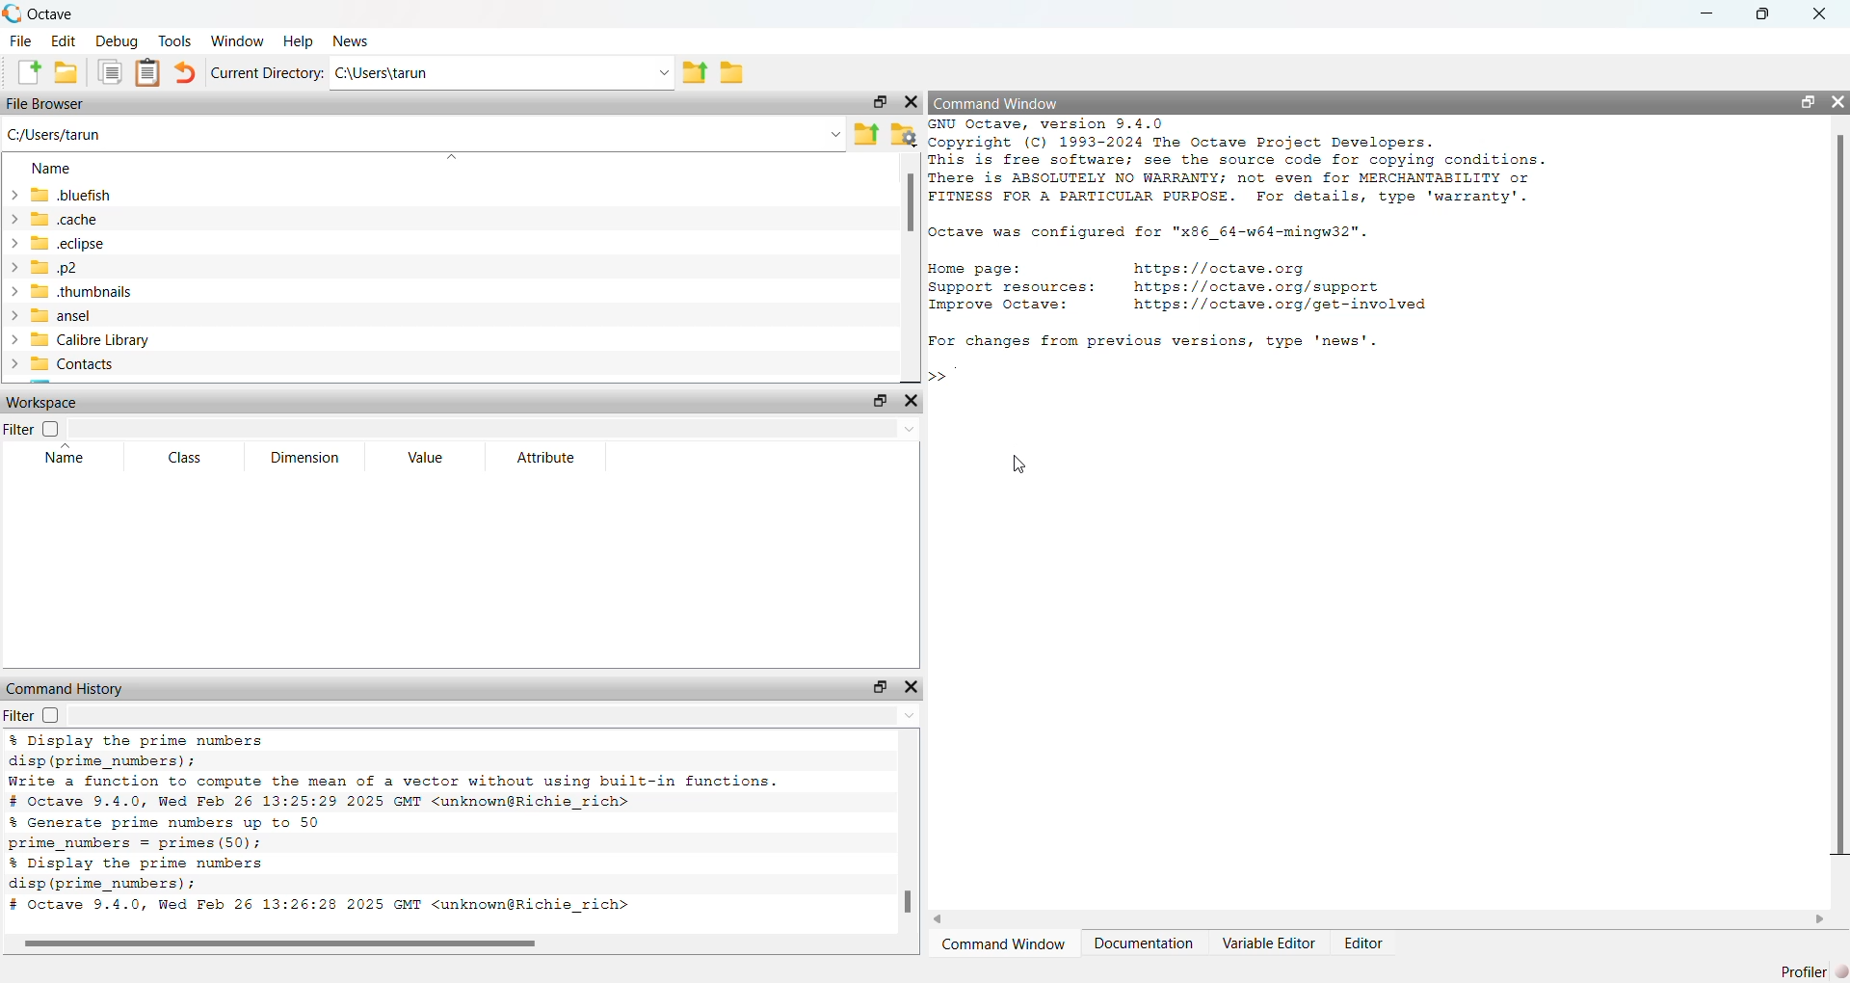 The image size is (1850, 983). Describe the element at coordinates (548, 459) in the screenshot. I see `Attribute` at that location.